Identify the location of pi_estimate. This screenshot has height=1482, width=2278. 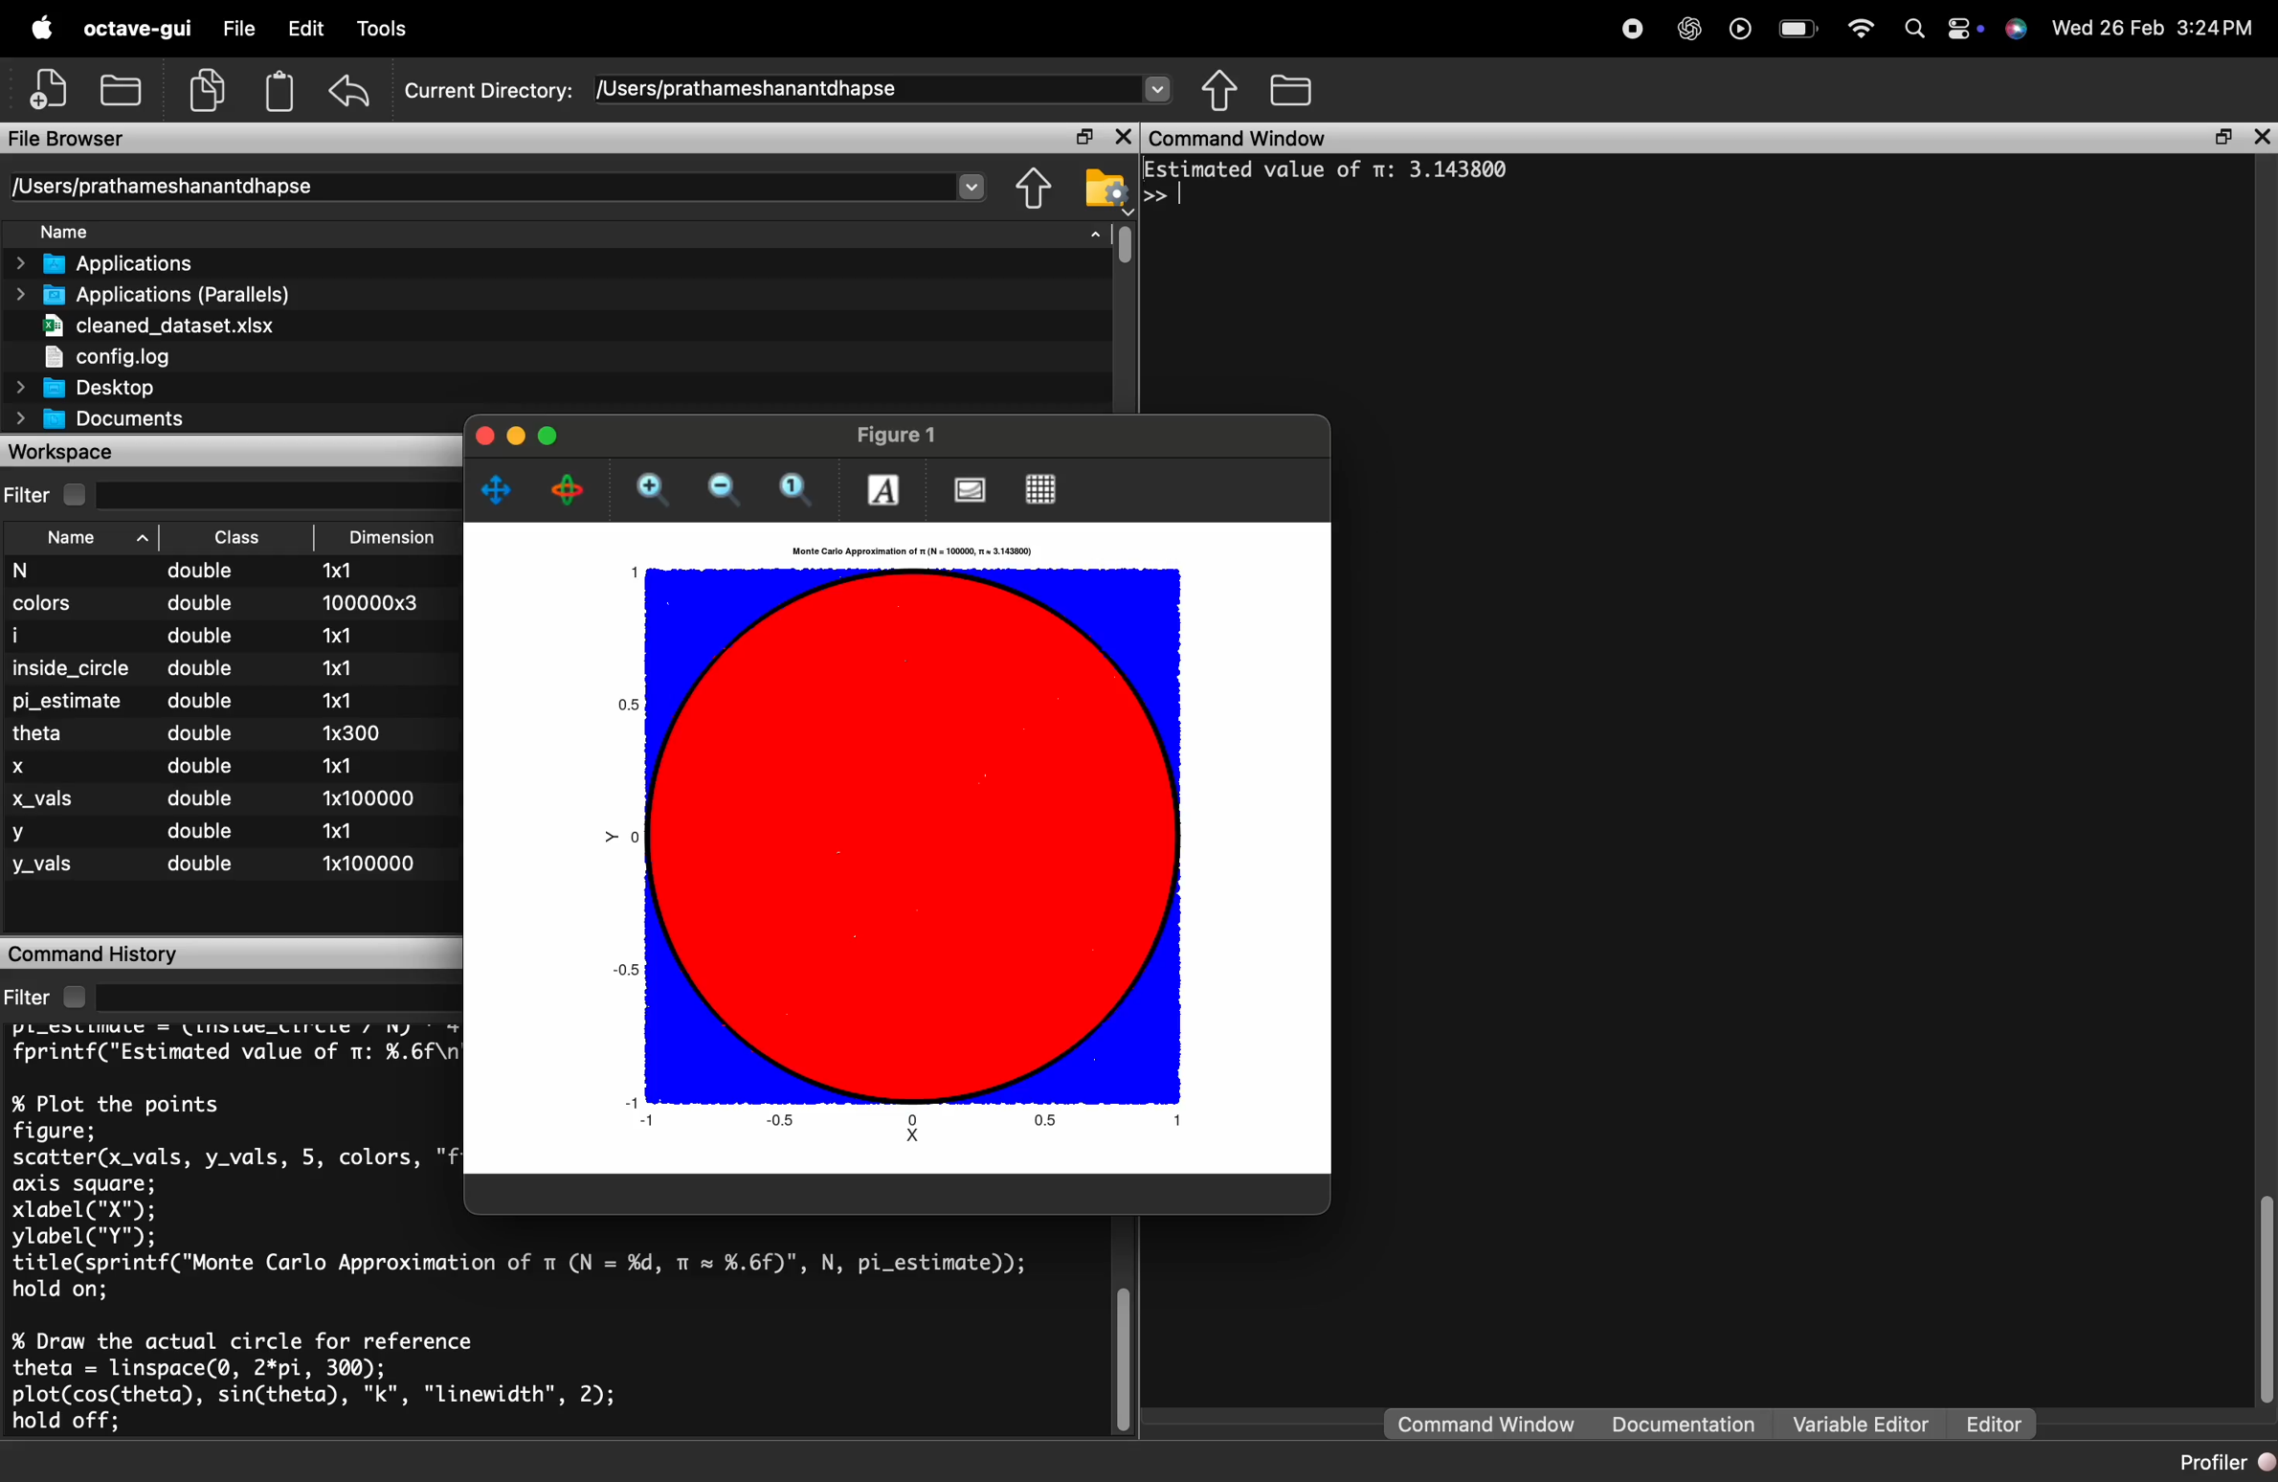
(73, 700).